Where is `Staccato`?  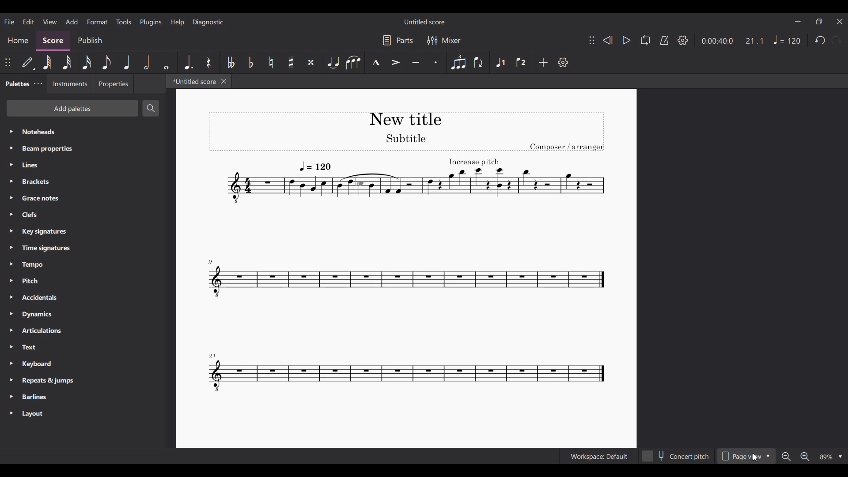 Staccato is located at coordinates (436, 62).